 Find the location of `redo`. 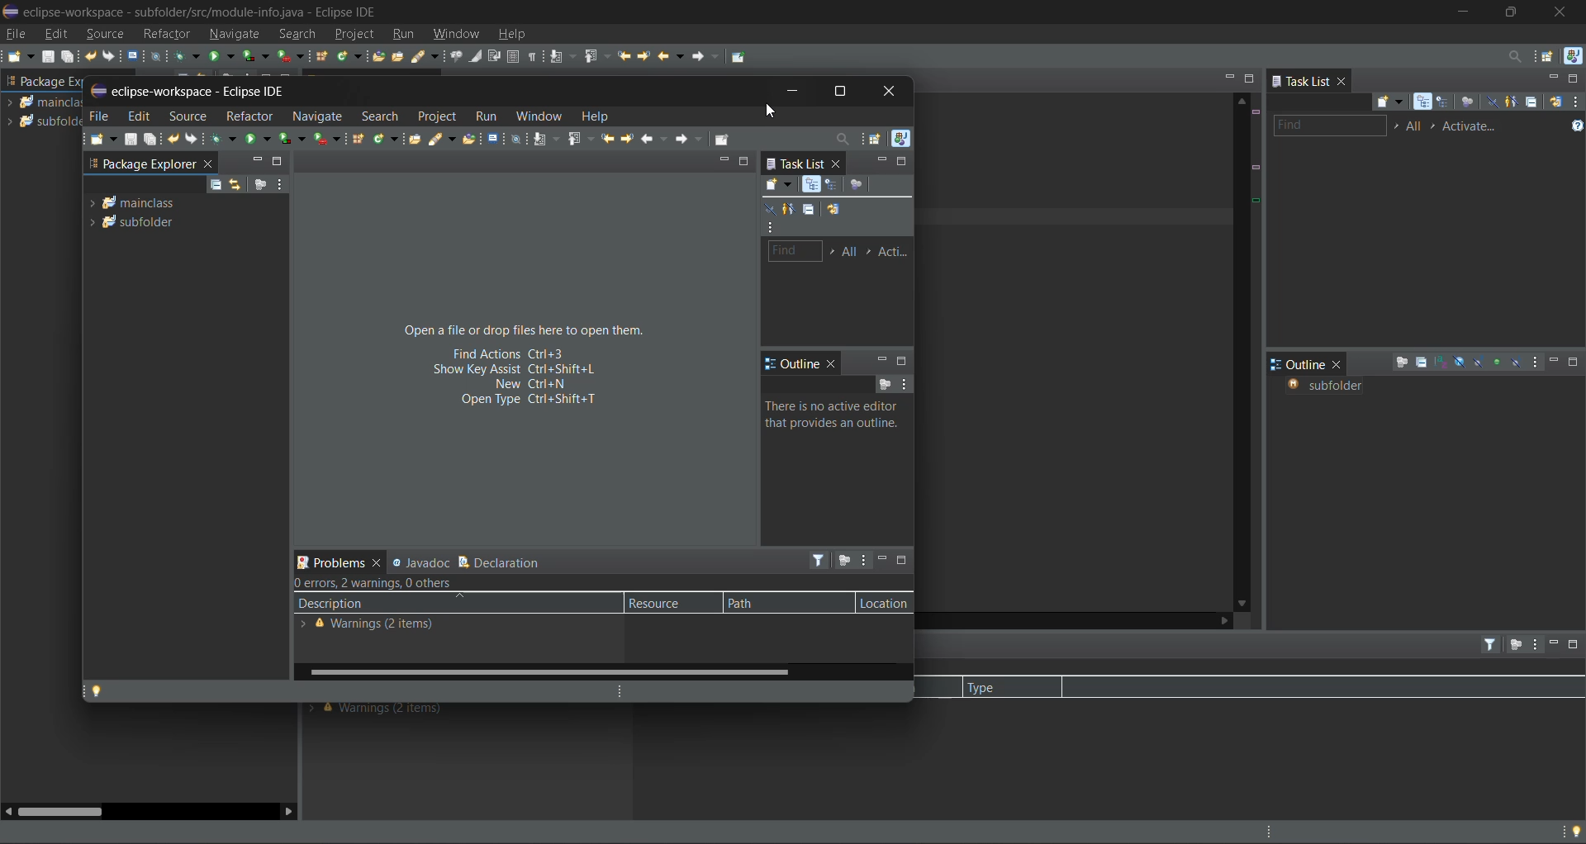

redo is located at coordinates (194, 140).